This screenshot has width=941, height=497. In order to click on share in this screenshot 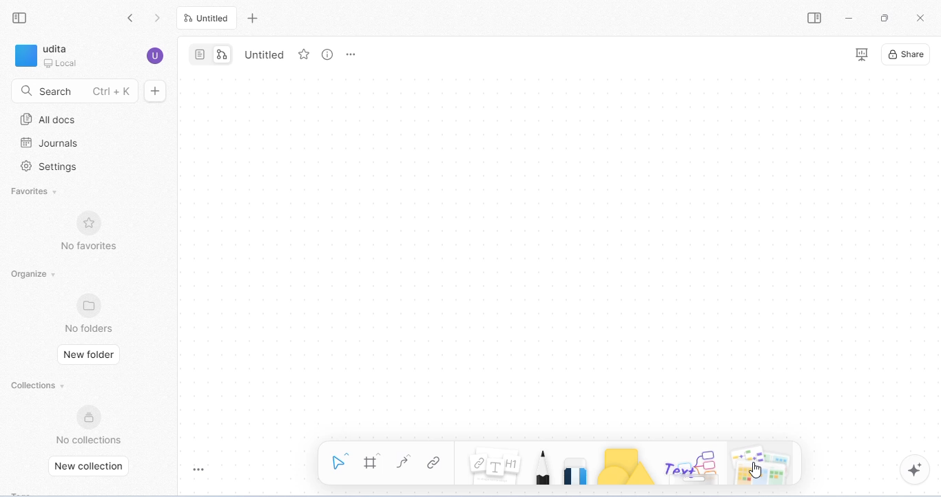, I will do `click(906, 54)`.